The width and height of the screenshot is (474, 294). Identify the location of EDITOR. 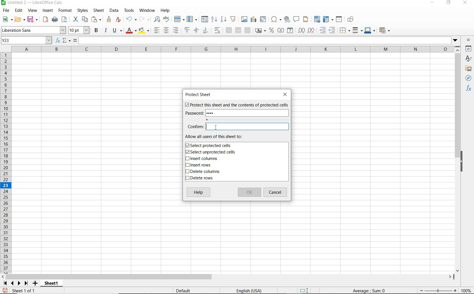
(206, 127).